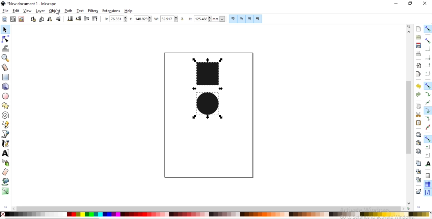  I want to click on help, so click(129, 11).